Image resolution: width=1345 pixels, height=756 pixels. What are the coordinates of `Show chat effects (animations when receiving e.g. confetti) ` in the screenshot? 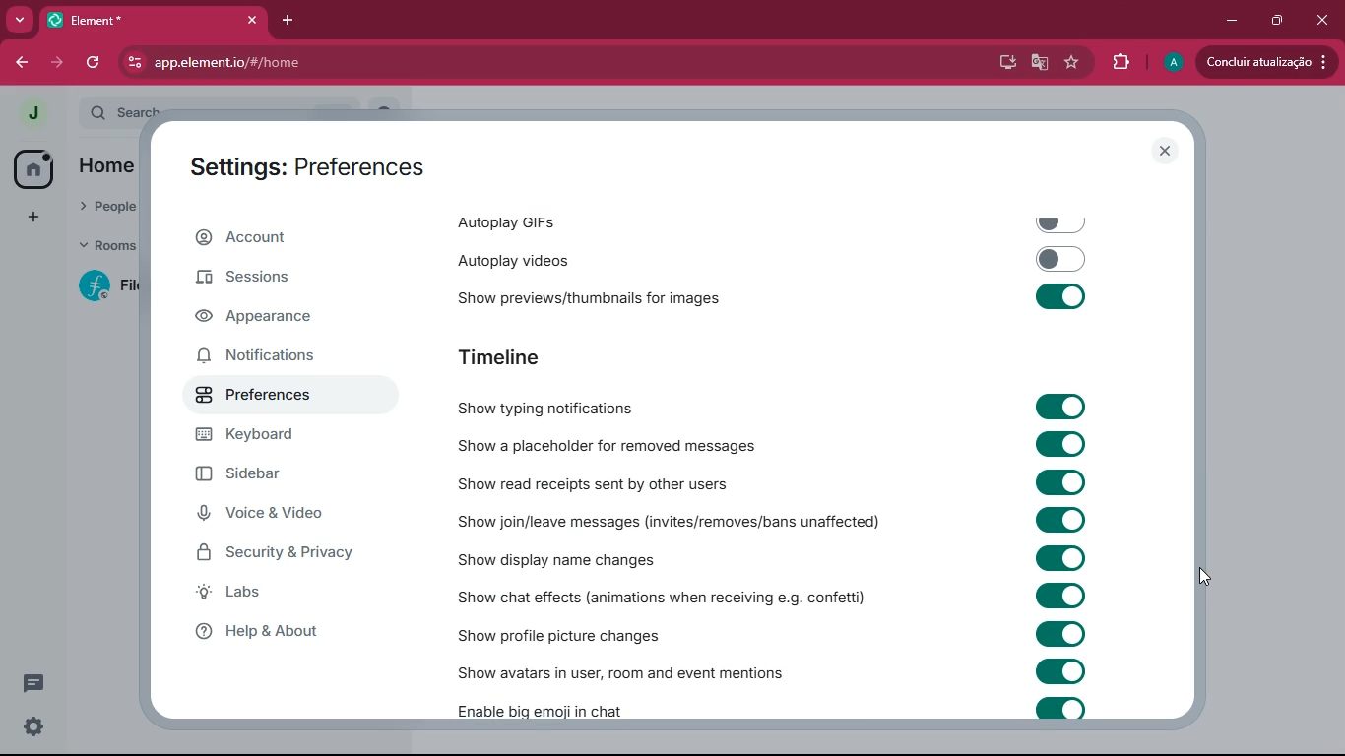 It's located at (781, 598).